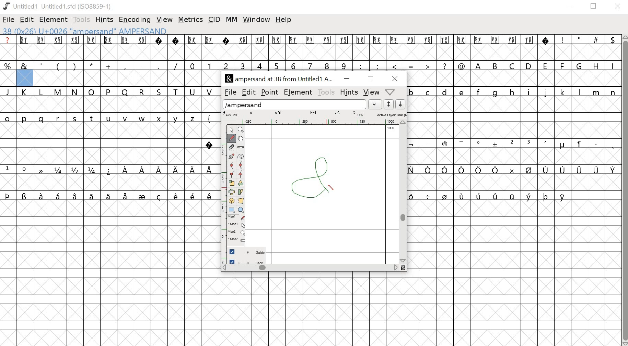  I want to click on D, so click(529, 65).